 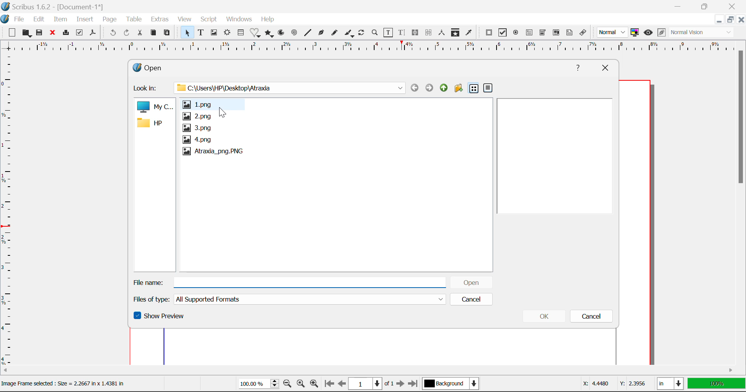 I want to click on Pdf Text Field, so click(x=530, y=34).